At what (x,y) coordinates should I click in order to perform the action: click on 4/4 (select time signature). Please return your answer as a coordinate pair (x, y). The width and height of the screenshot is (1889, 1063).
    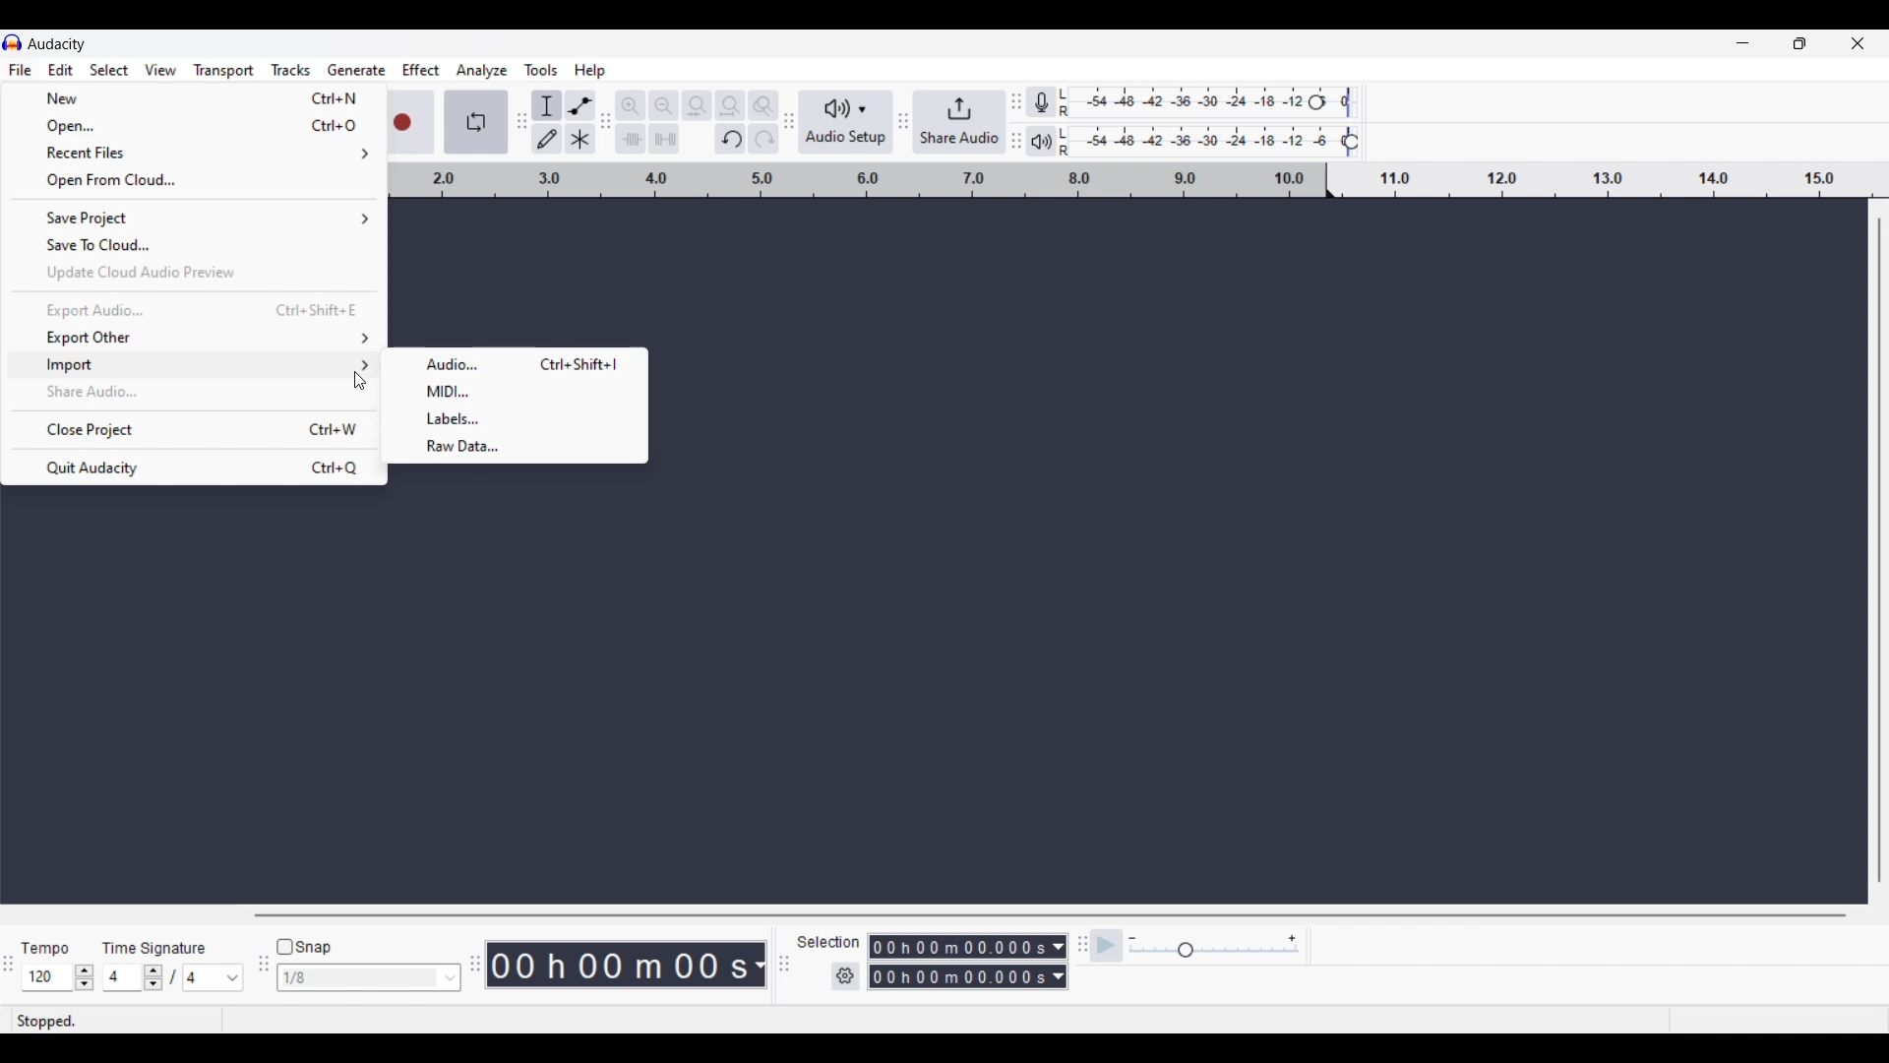
    Looking at the image, I should click on (172, 977).